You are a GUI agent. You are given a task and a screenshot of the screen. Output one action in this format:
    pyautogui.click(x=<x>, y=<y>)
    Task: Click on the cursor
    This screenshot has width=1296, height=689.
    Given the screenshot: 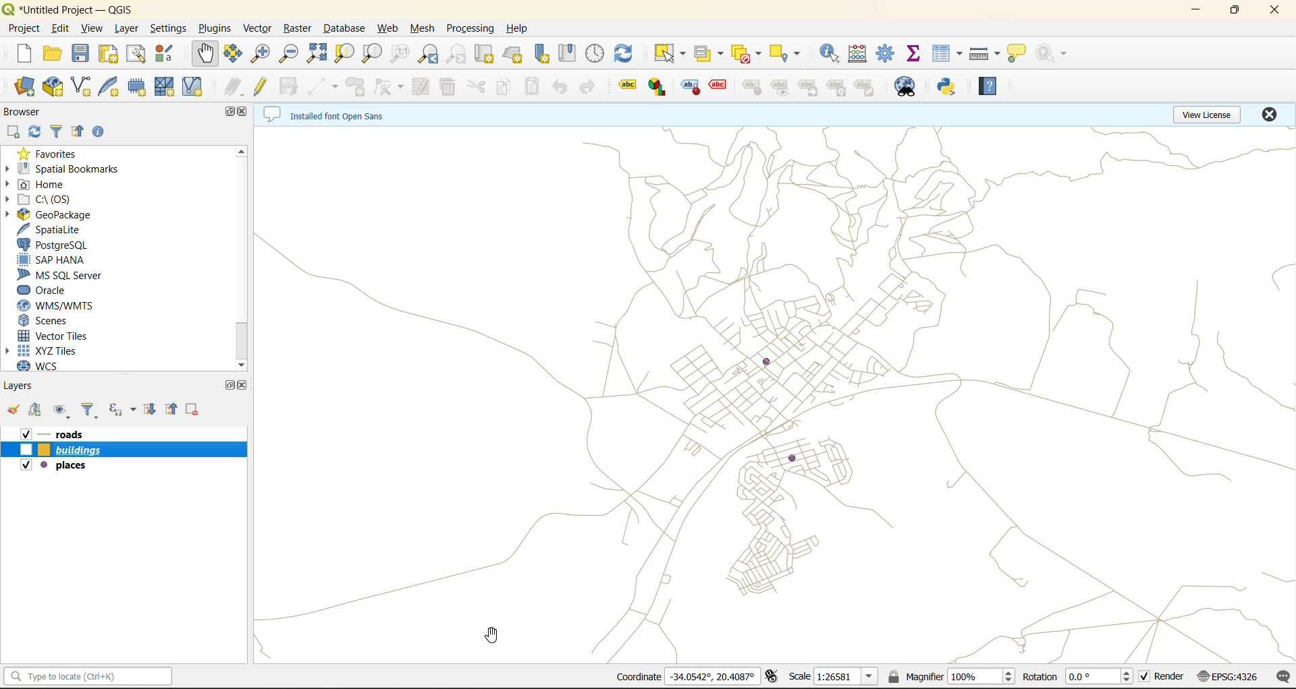 What is the action you would take?
    pyautogui.click(x=493, y=634)
    